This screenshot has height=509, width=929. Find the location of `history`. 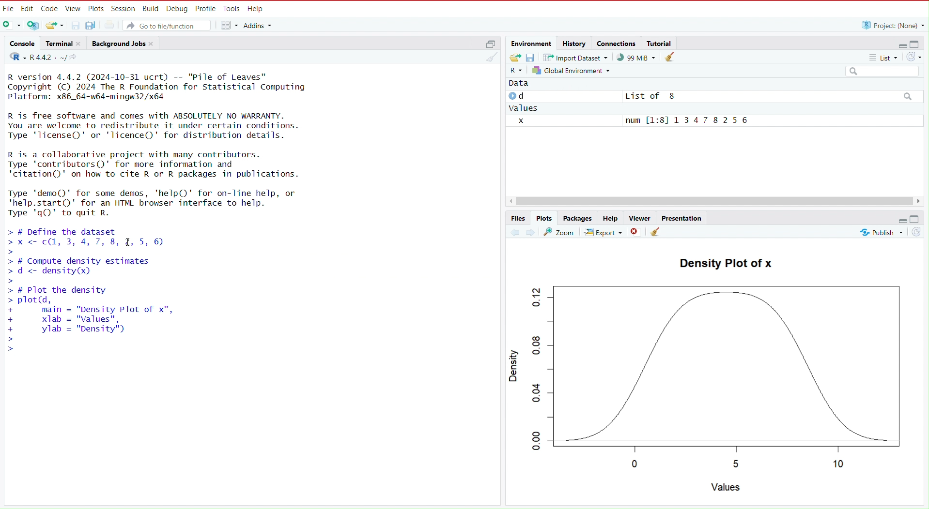

history is located at coordinates (574, 43).